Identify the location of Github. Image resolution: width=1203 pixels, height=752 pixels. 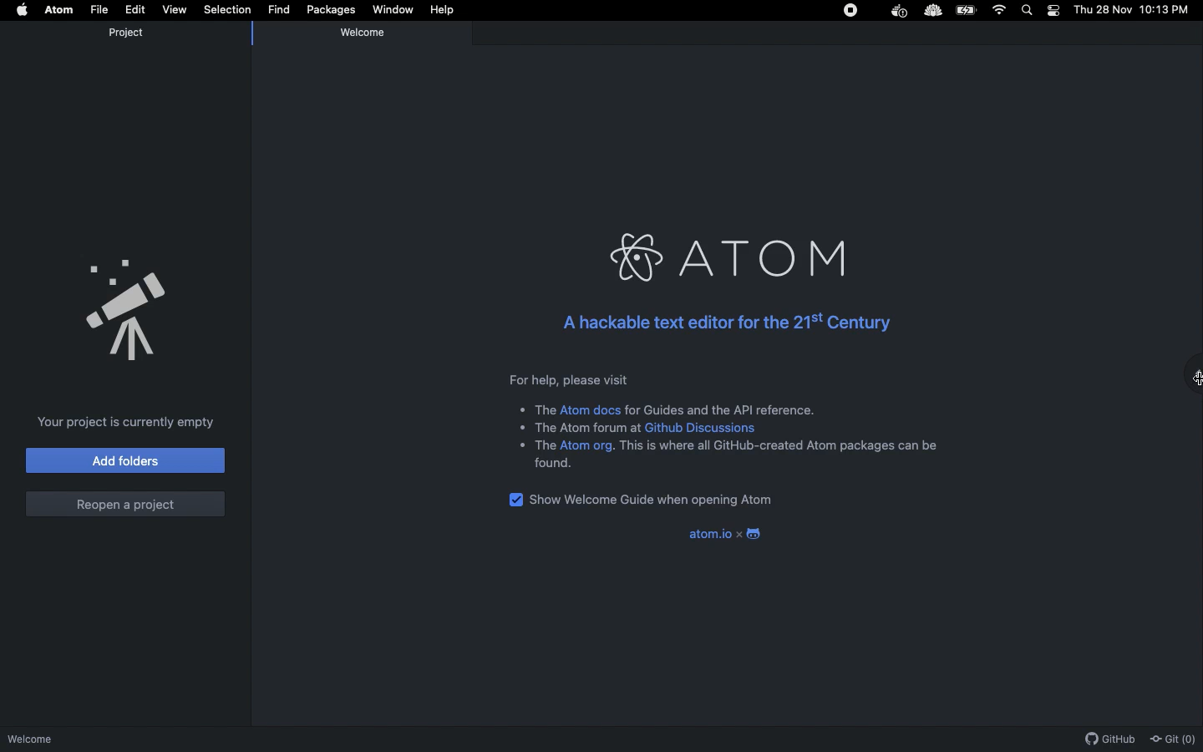
(1109, 739).